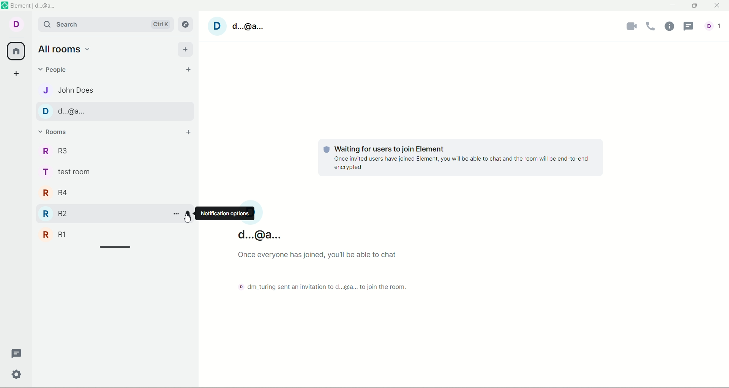  Describe the element at coordinates (57, 131) in the screenshot. I see `rooms` at that location.